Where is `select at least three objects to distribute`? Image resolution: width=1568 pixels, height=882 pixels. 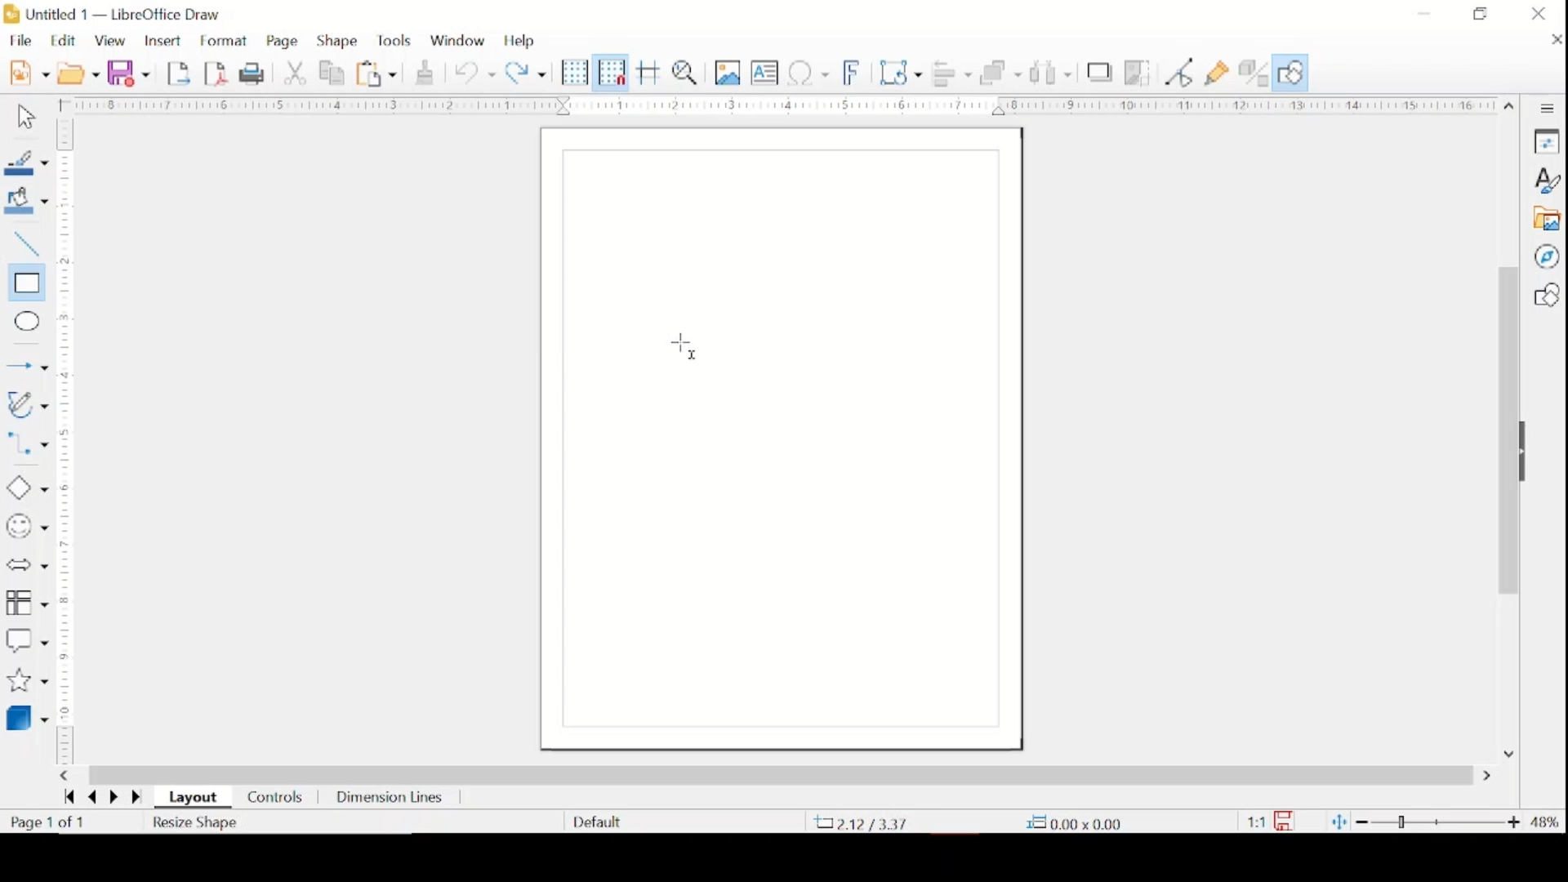
select at least three objects to distribute is located at coordinates (1053, 72).